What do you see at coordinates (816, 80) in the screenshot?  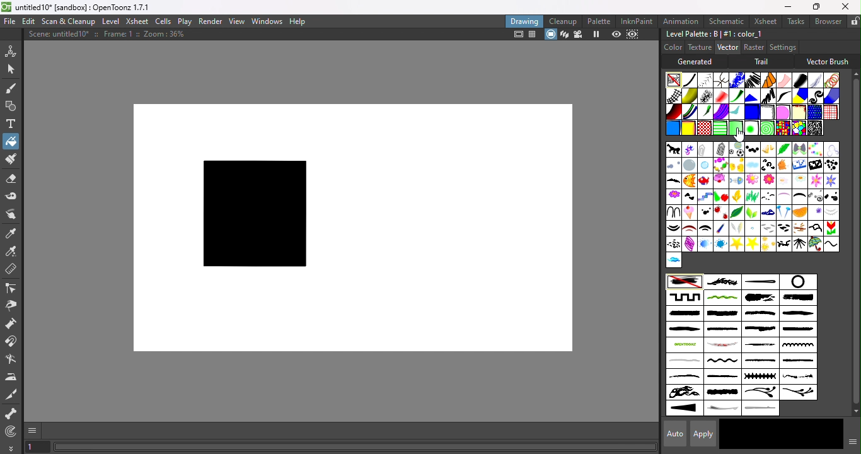 I see `Fuzz` at bounding box center [816, 80].